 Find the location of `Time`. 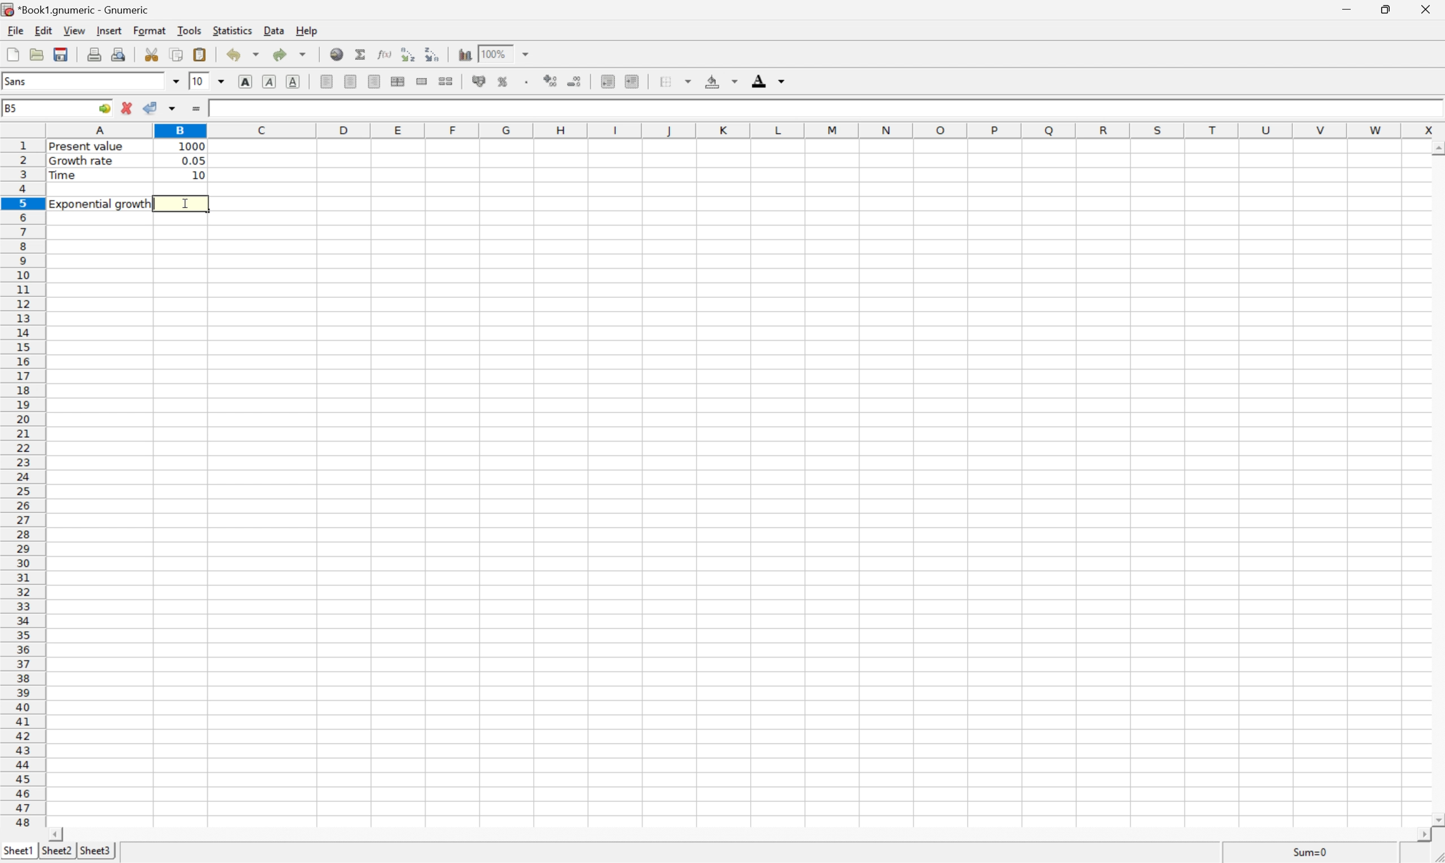

Time is located at coordinates (64, 175).